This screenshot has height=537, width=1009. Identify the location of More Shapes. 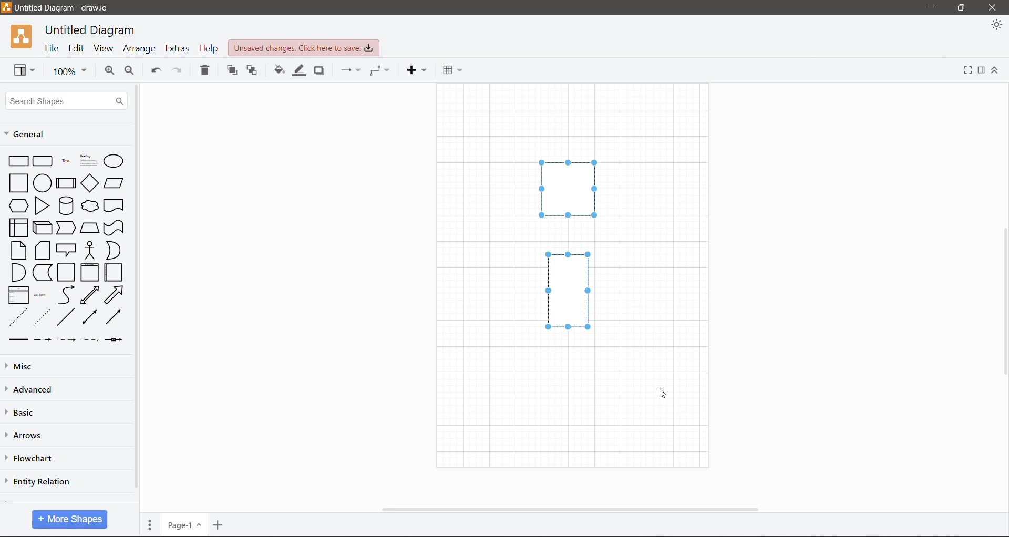
(69, 519).